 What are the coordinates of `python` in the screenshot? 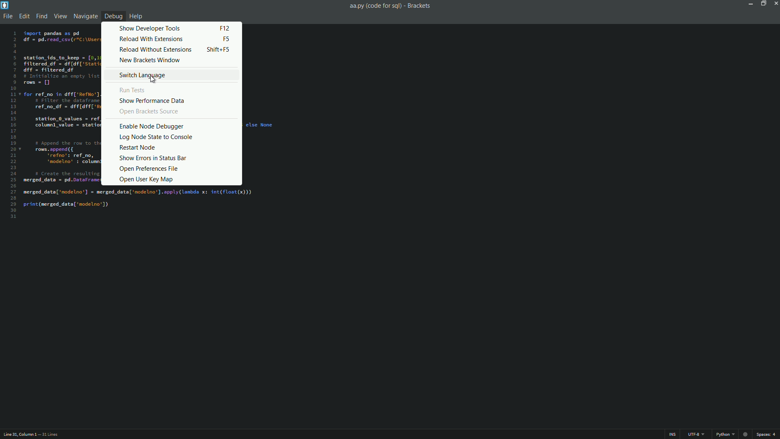 It's located at (733, 435).